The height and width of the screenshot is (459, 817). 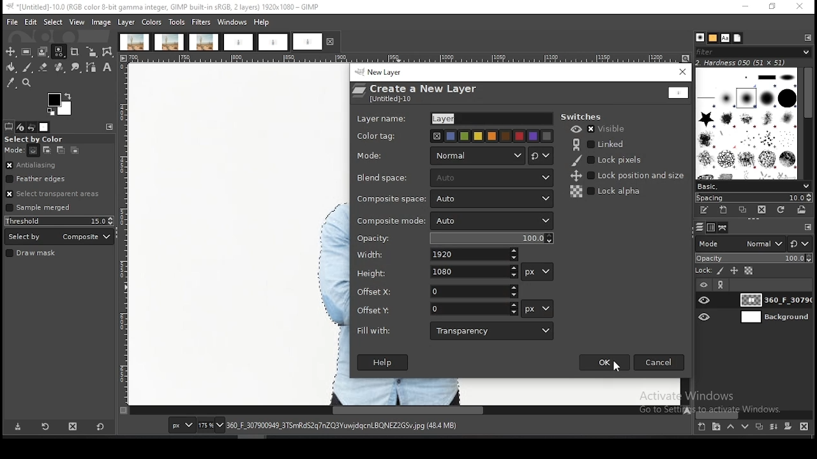 What do you see at coordinates (10, 83) in the screenshot?
I see `color picker tool` at bounding box center [10, 83].